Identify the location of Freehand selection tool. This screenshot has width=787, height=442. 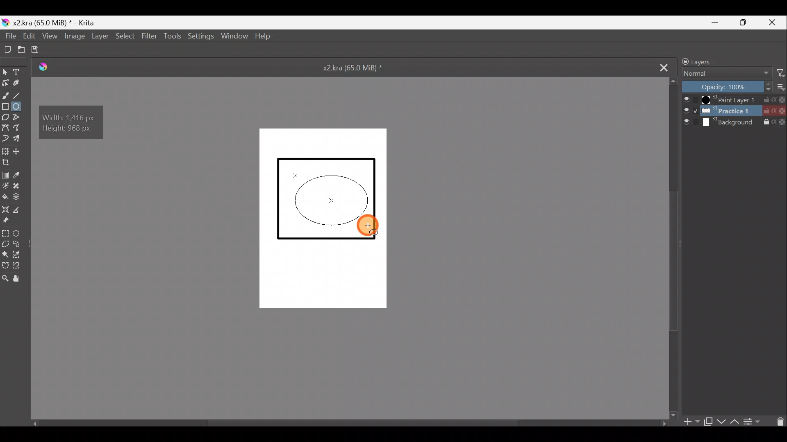
(18, 244).